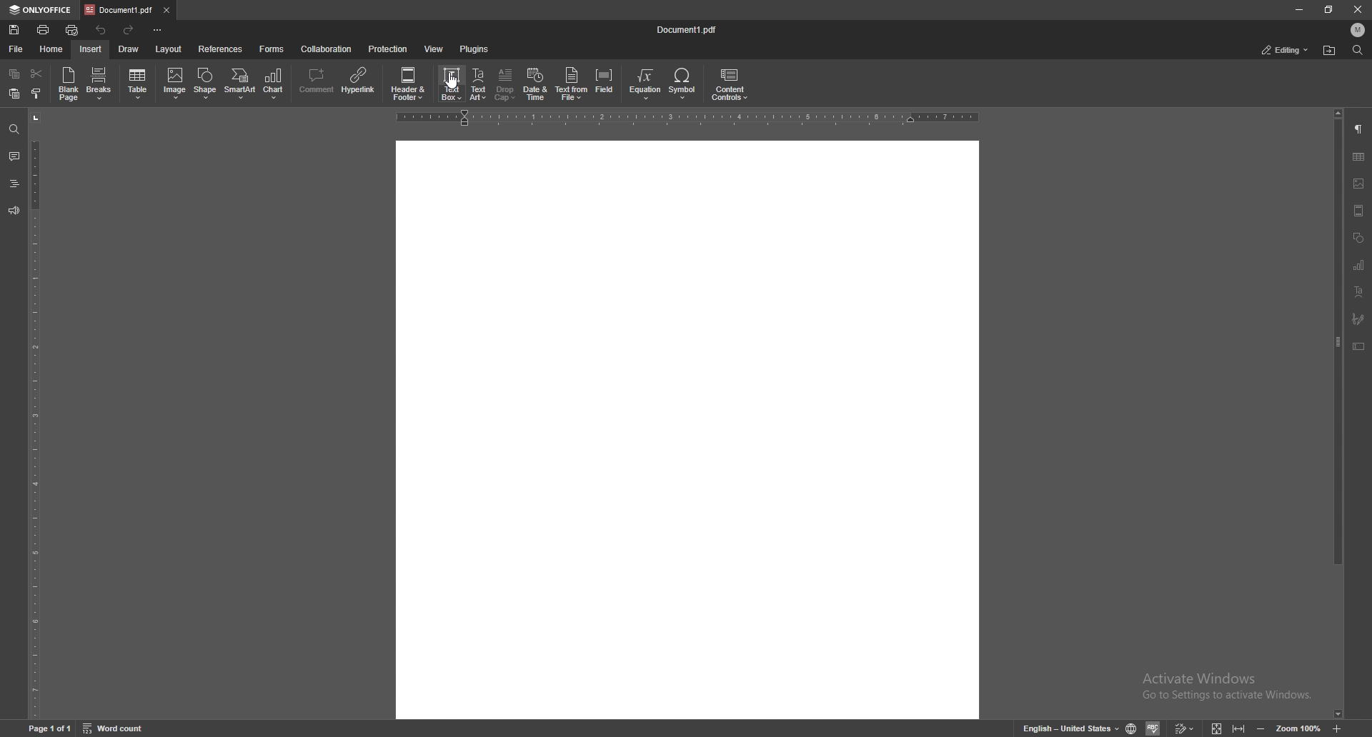  I want to click on undo, so click(103, 30).